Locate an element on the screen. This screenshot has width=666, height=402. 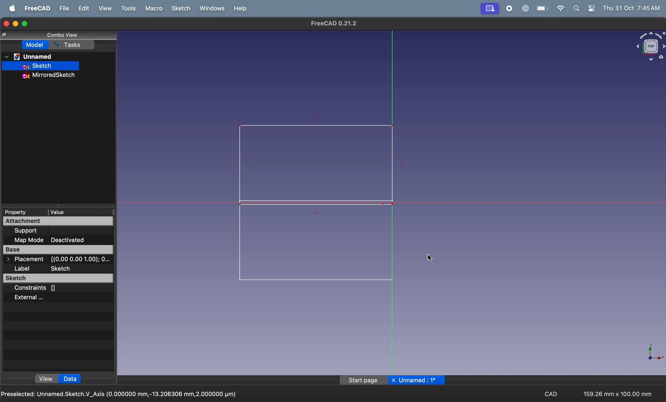
closing window is located at coordinates (6, 23).